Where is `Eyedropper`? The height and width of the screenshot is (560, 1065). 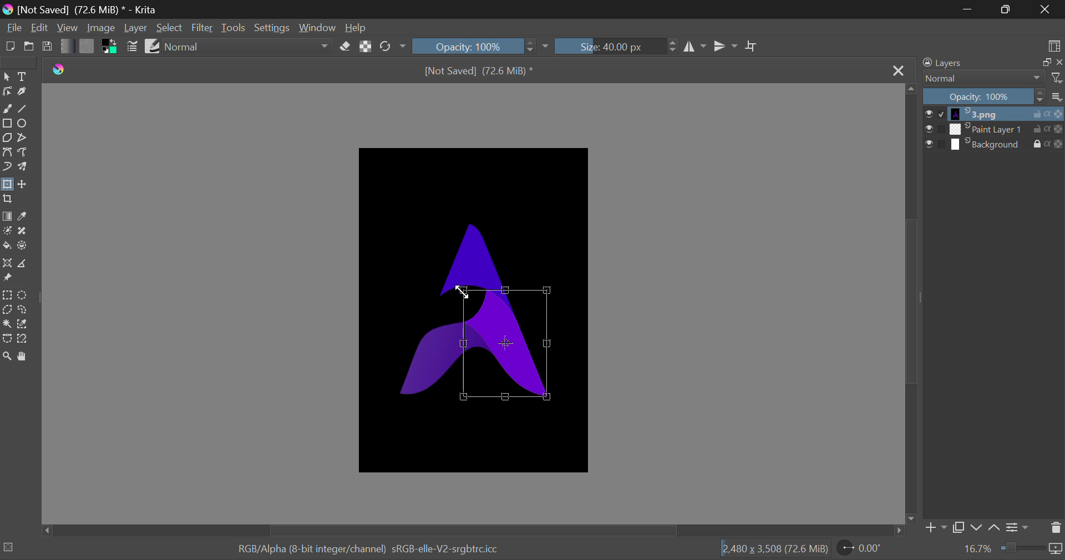
Eyedropper is located at coordinates (26, 217).